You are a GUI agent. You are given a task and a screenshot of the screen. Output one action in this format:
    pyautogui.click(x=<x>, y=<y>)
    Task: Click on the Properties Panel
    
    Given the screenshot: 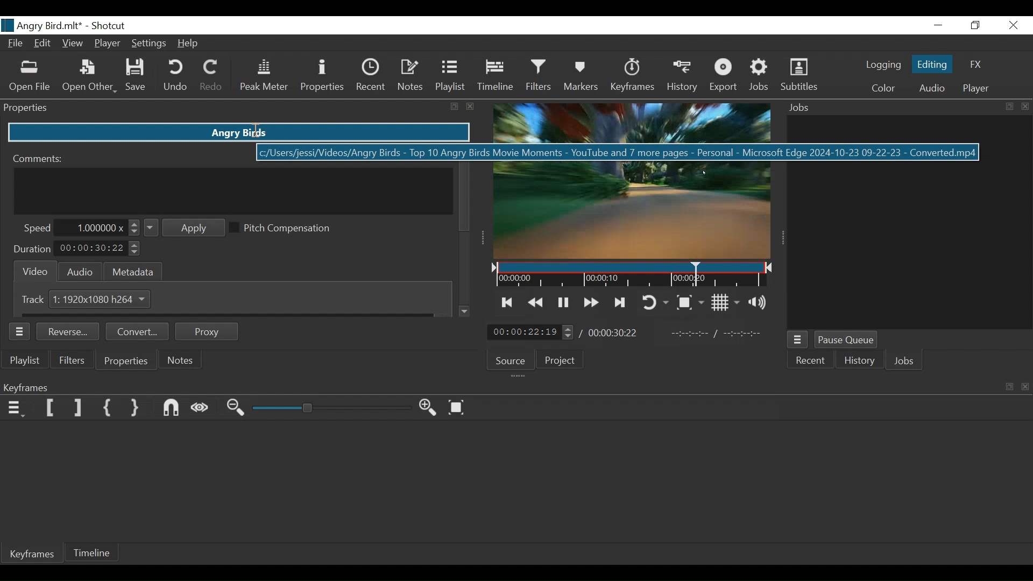 What is the action you would take?
    pyautogui.click(x=239, y=108)
    